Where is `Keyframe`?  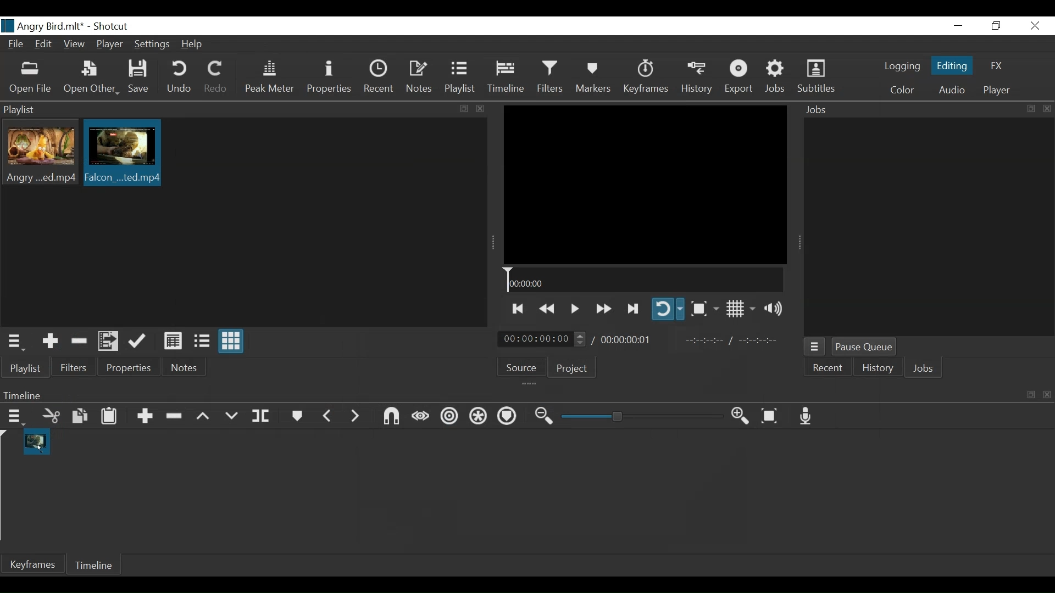
Keyframe is located at coordinates (32, 564).